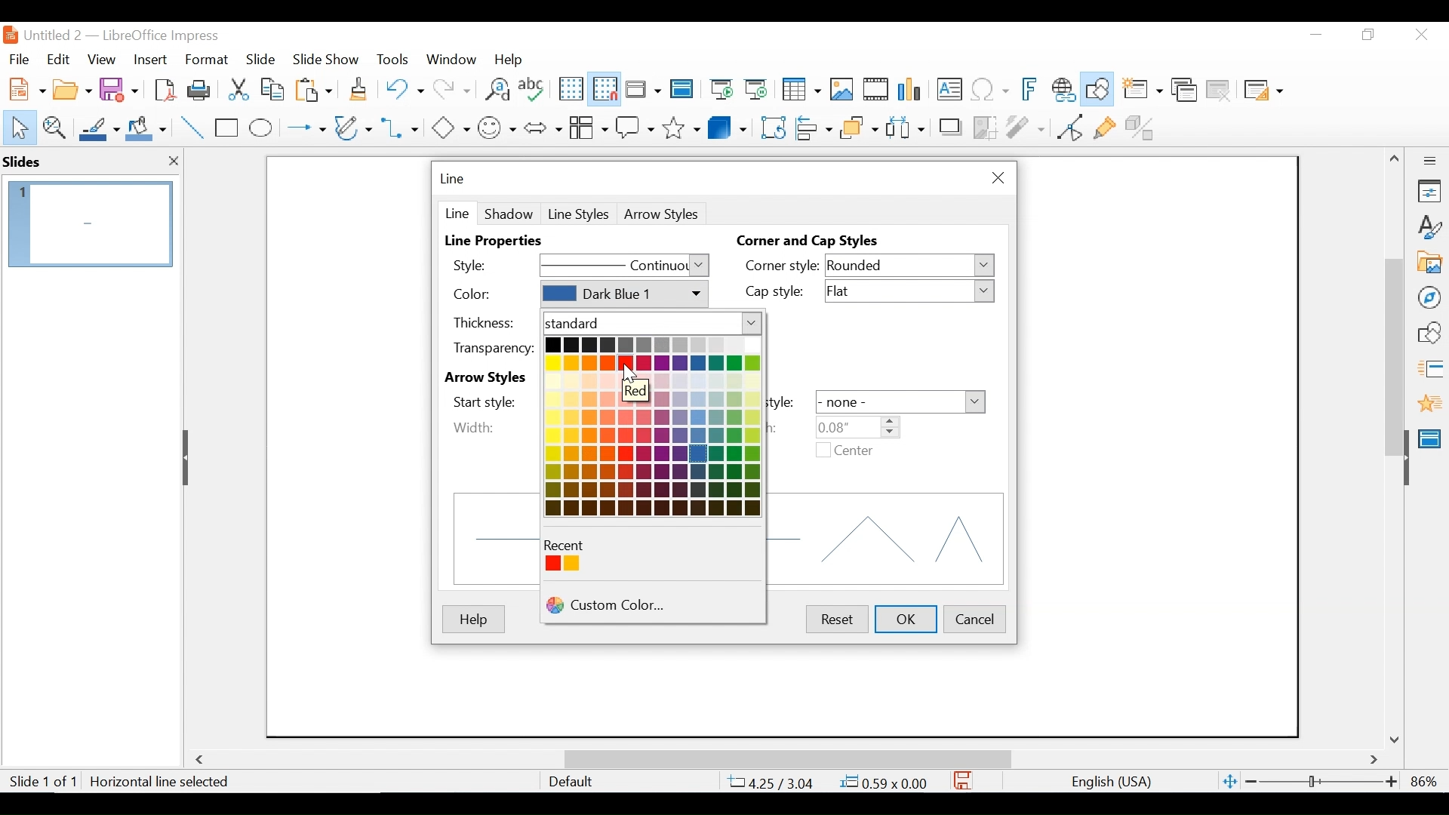 This screenshot has width=1449, height=815. I want to click on Close, so click(995, 178).